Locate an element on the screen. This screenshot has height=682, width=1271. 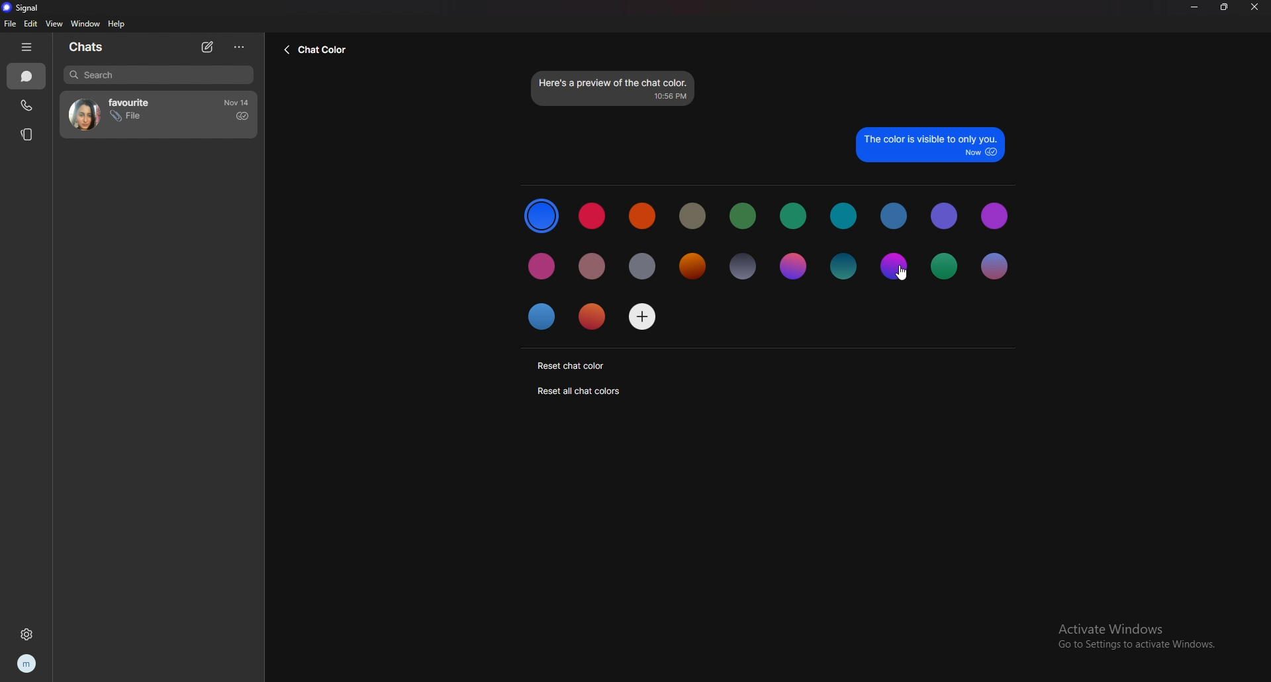
color is located at coordinates (593, 315).